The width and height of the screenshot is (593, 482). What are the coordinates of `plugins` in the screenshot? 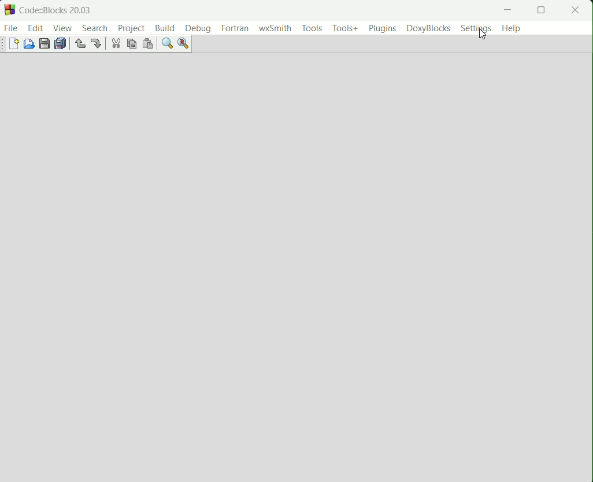 It's located at (382, 29).